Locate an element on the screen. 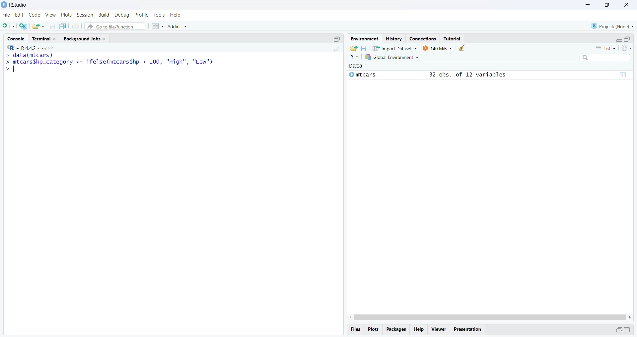 The image size is (637, 337). History is located at coordinates (393, 38).